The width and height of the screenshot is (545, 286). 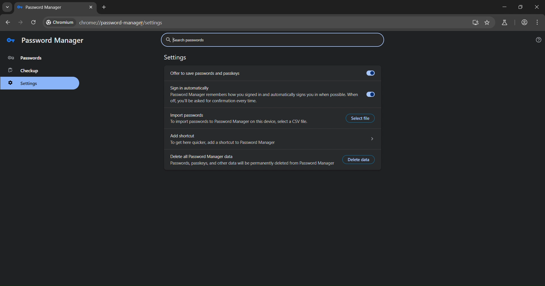 I want to click on bookmark page, so click(x=488, y=22).